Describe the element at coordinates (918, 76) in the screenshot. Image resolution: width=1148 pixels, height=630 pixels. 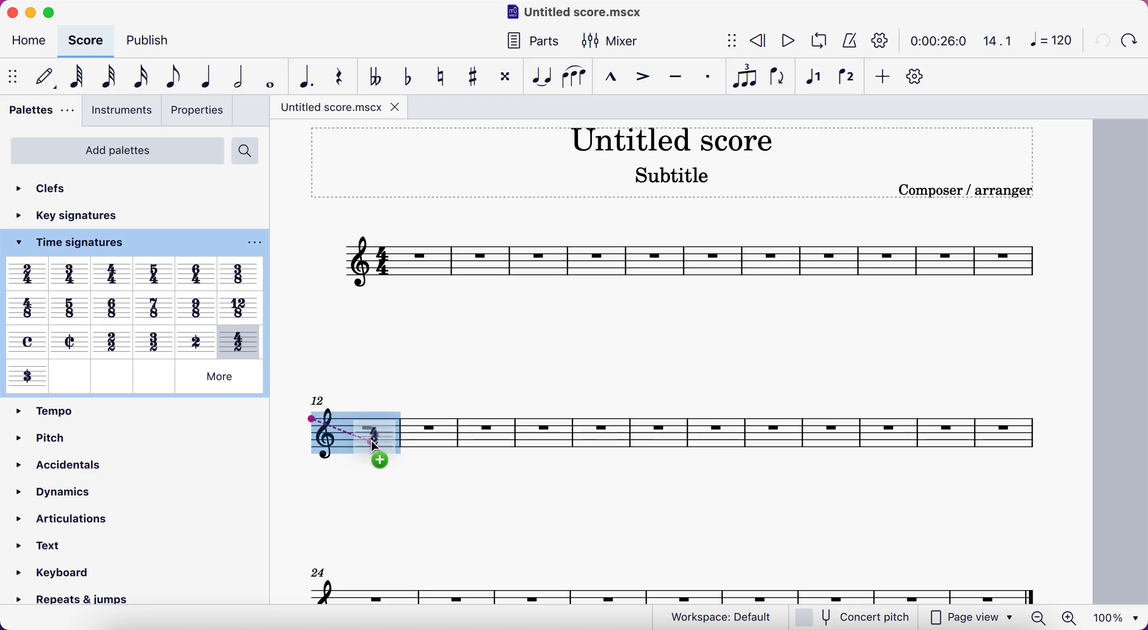
I see `customize toolbar` at that location.